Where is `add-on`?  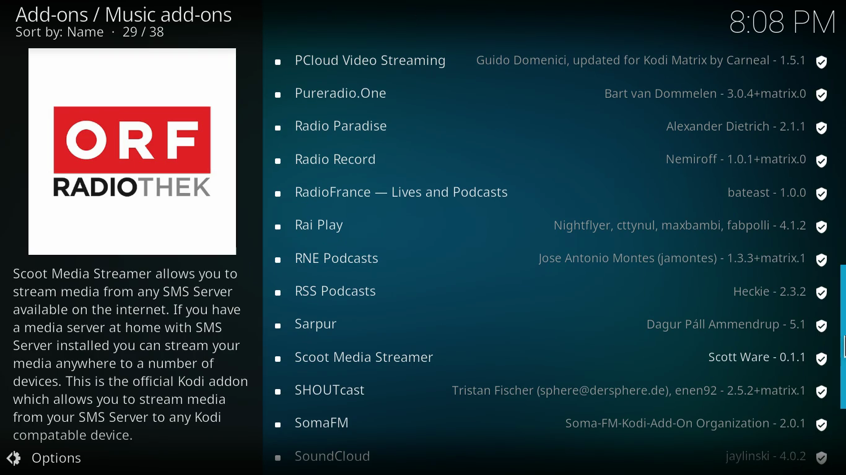
add-on is located at coordinates (357, 62).